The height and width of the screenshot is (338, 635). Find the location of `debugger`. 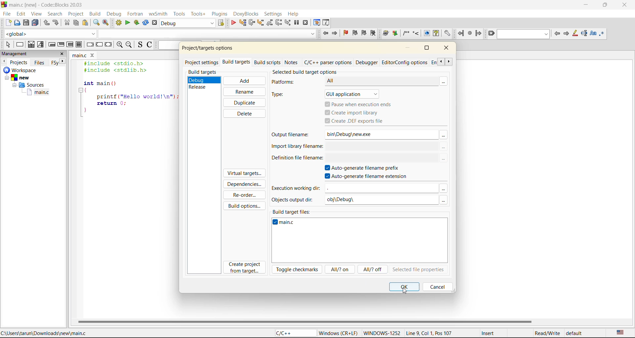

debugger is located at coordinates (368, 63).